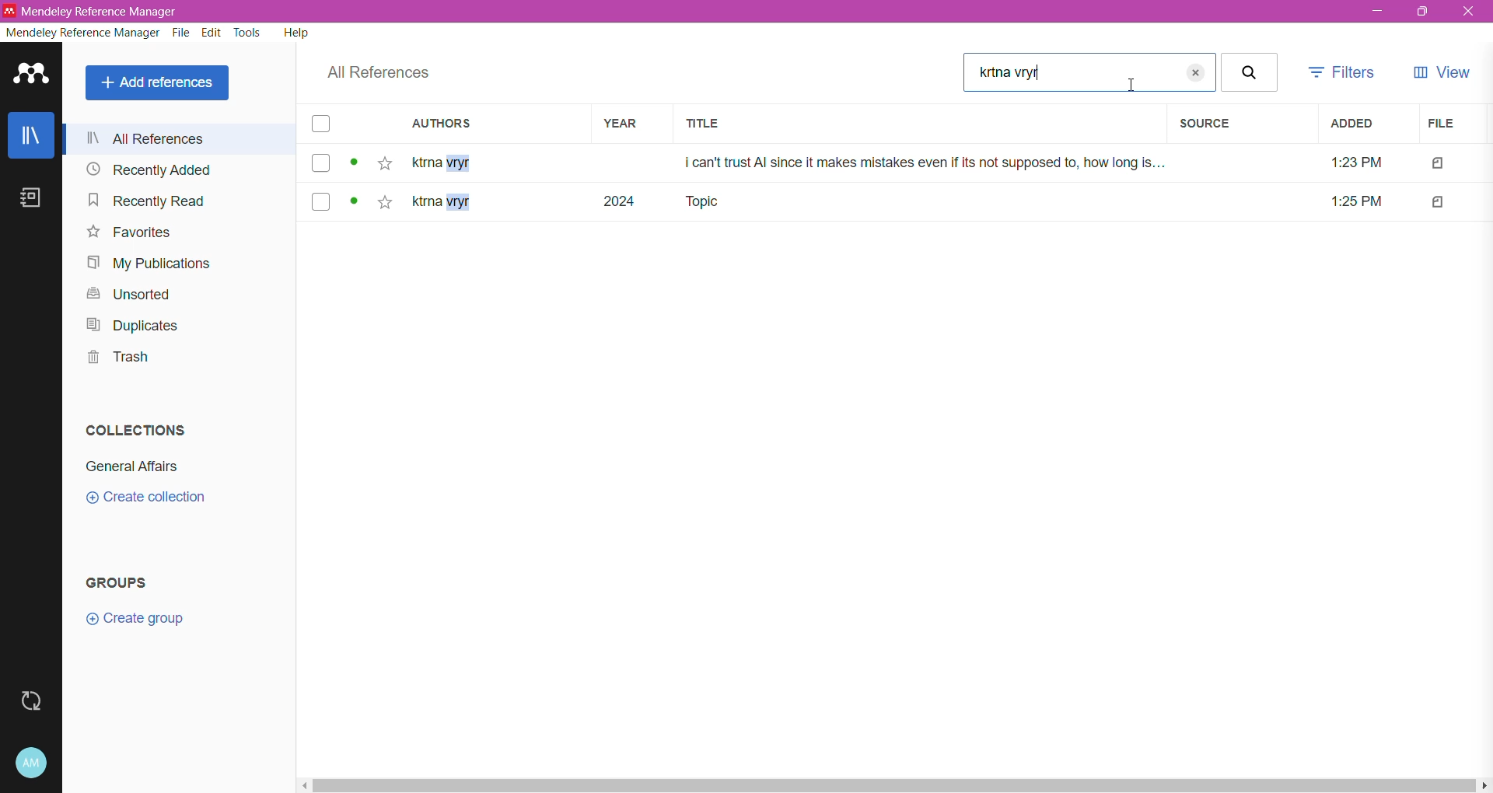  I want to click on select file, so click(318, 164).